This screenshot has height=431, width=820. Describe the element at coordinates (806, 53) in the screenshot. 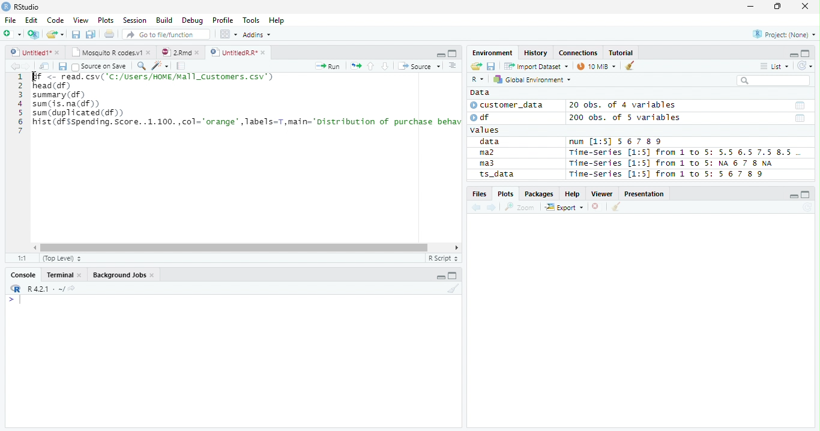

I see `Maximize` at that location.